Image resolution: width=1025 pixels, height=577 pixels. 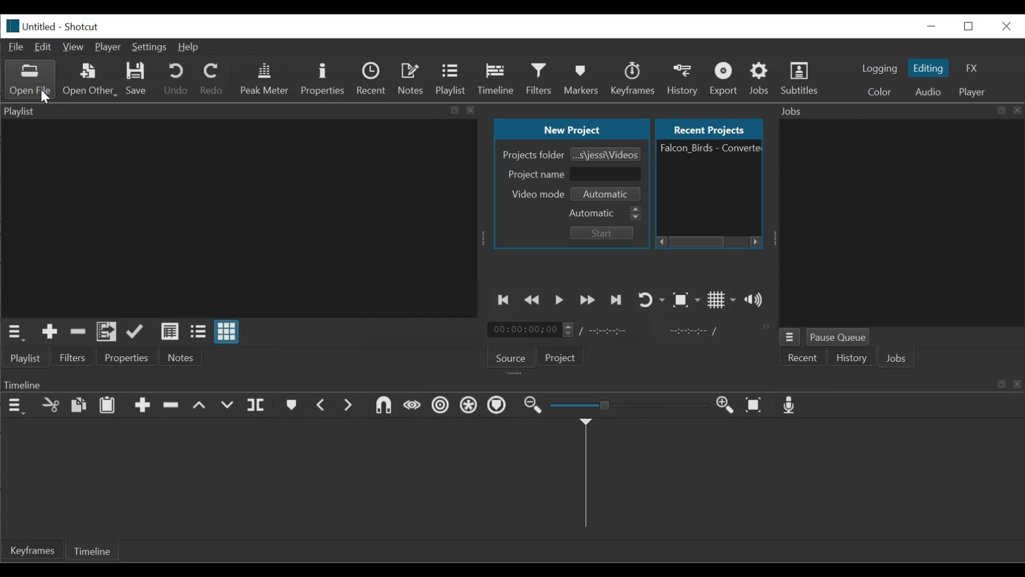 What do you see at coordinates (142, 407) in the screenshot?
I see `Append` at bounding box center [142, 407].